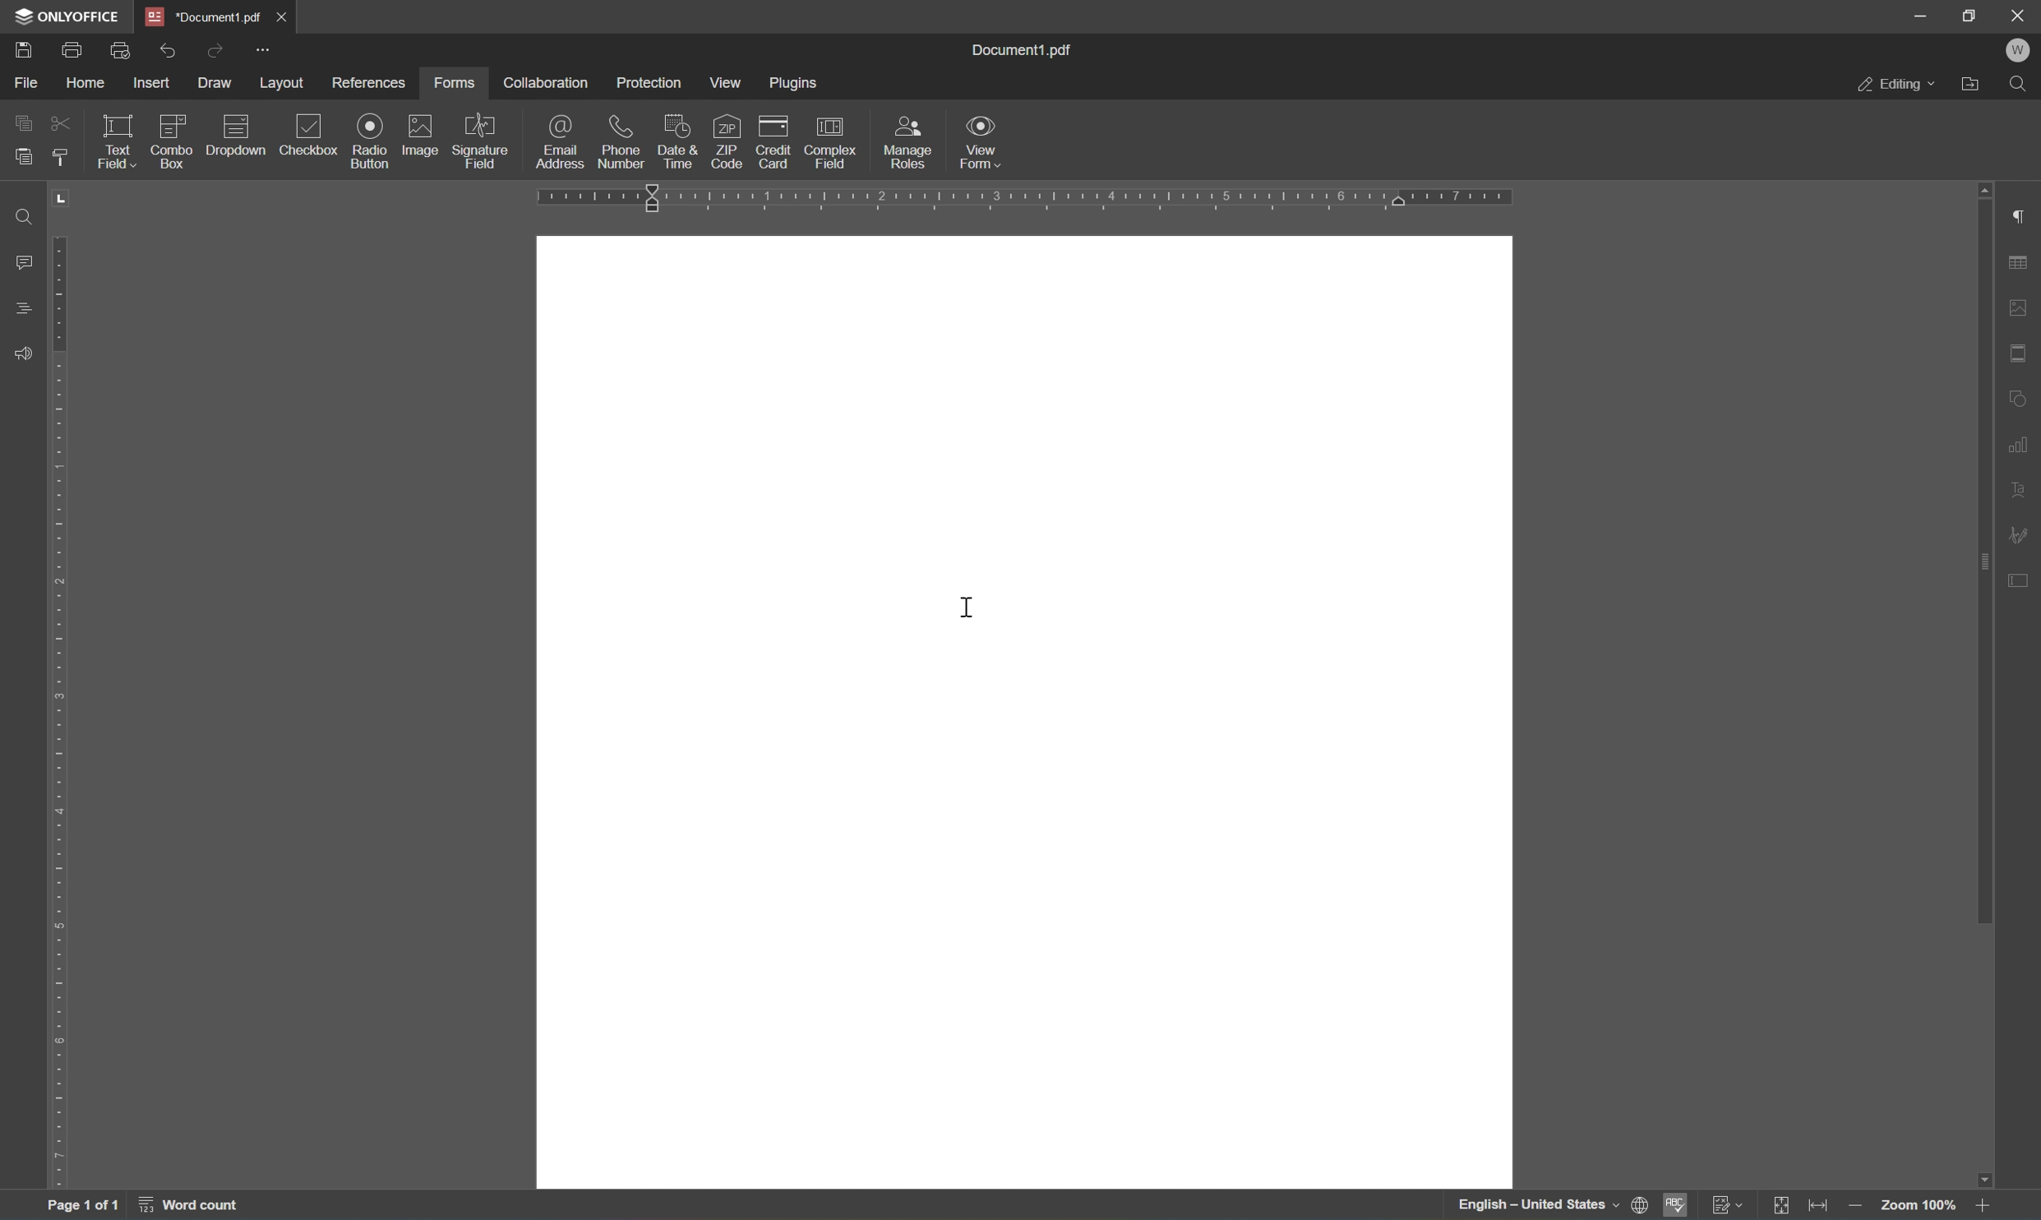 The image size is (2041, 1220). What do you see at coordinates (1985, 562) in the screenshot?
I see `scroll bar` at bounding box center [1985, 562].